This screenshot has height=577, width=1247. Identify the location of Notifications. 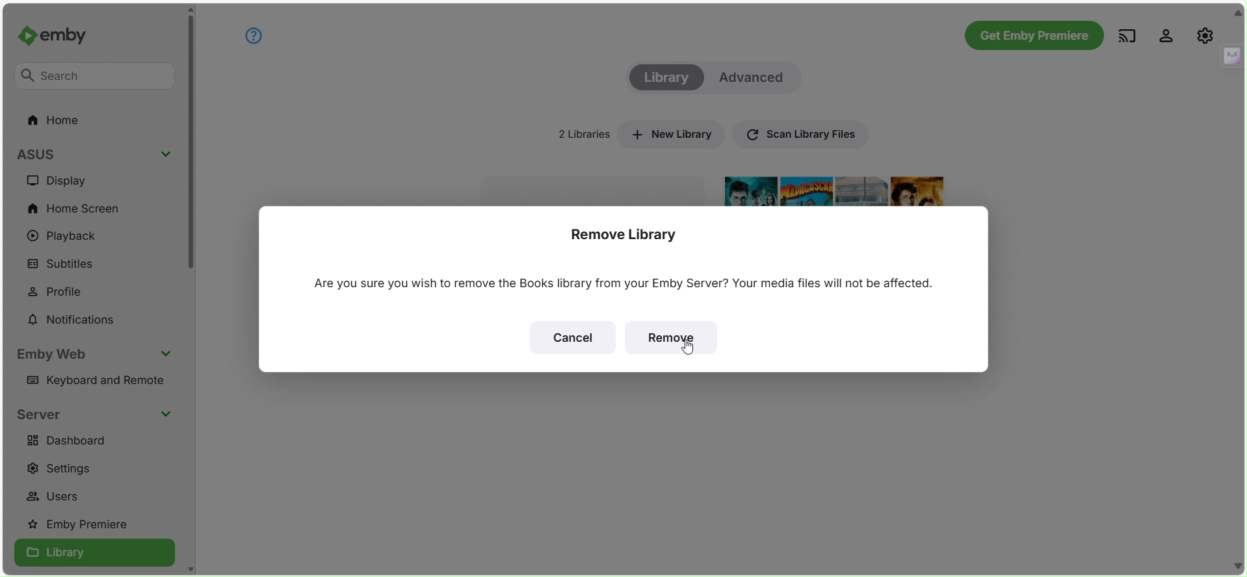
(72, 320).